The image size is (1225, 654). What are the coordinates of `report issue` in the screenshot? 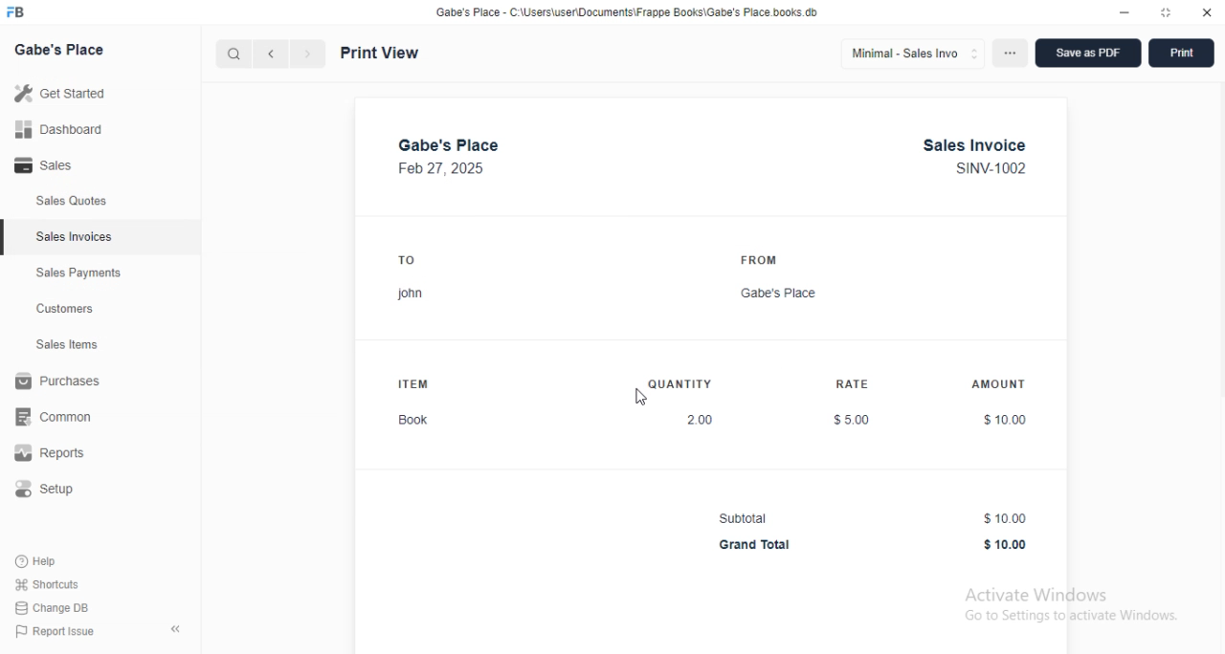 It's located at (55, 631).